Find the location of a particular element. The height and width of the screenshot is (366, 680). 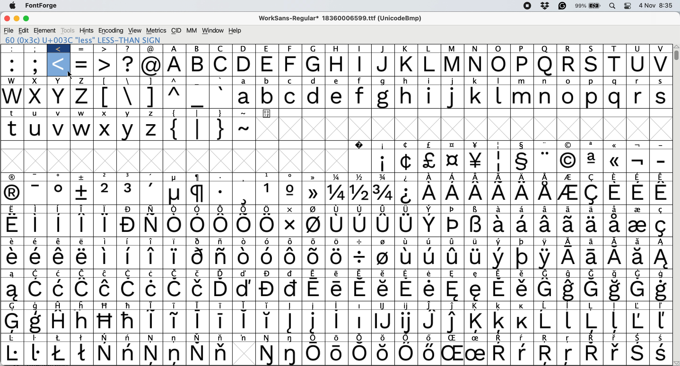

Symbol is located at coordinates (59, 258).